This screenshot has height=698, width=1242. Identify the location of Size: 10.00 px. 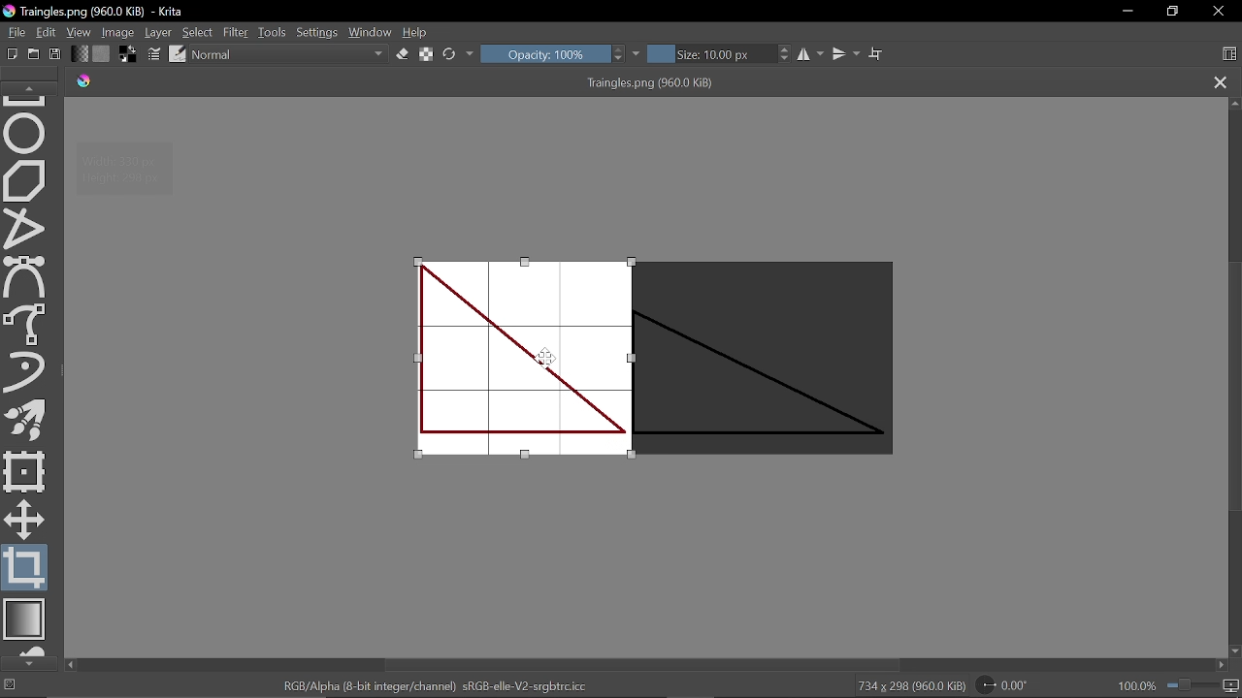
(712, 54).